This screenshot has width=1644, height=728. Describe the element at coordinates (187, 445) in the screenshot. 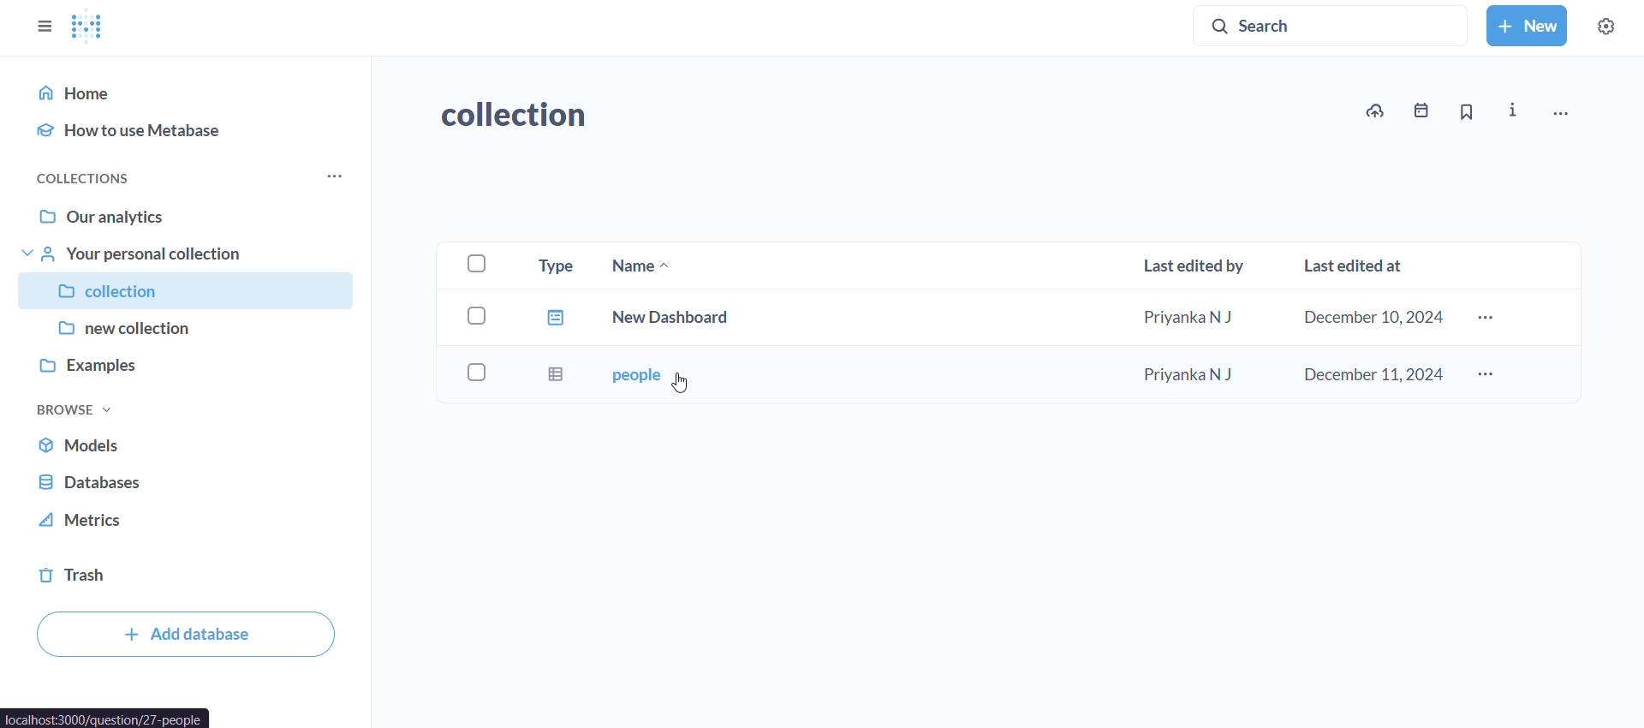

I see `models` at that location.